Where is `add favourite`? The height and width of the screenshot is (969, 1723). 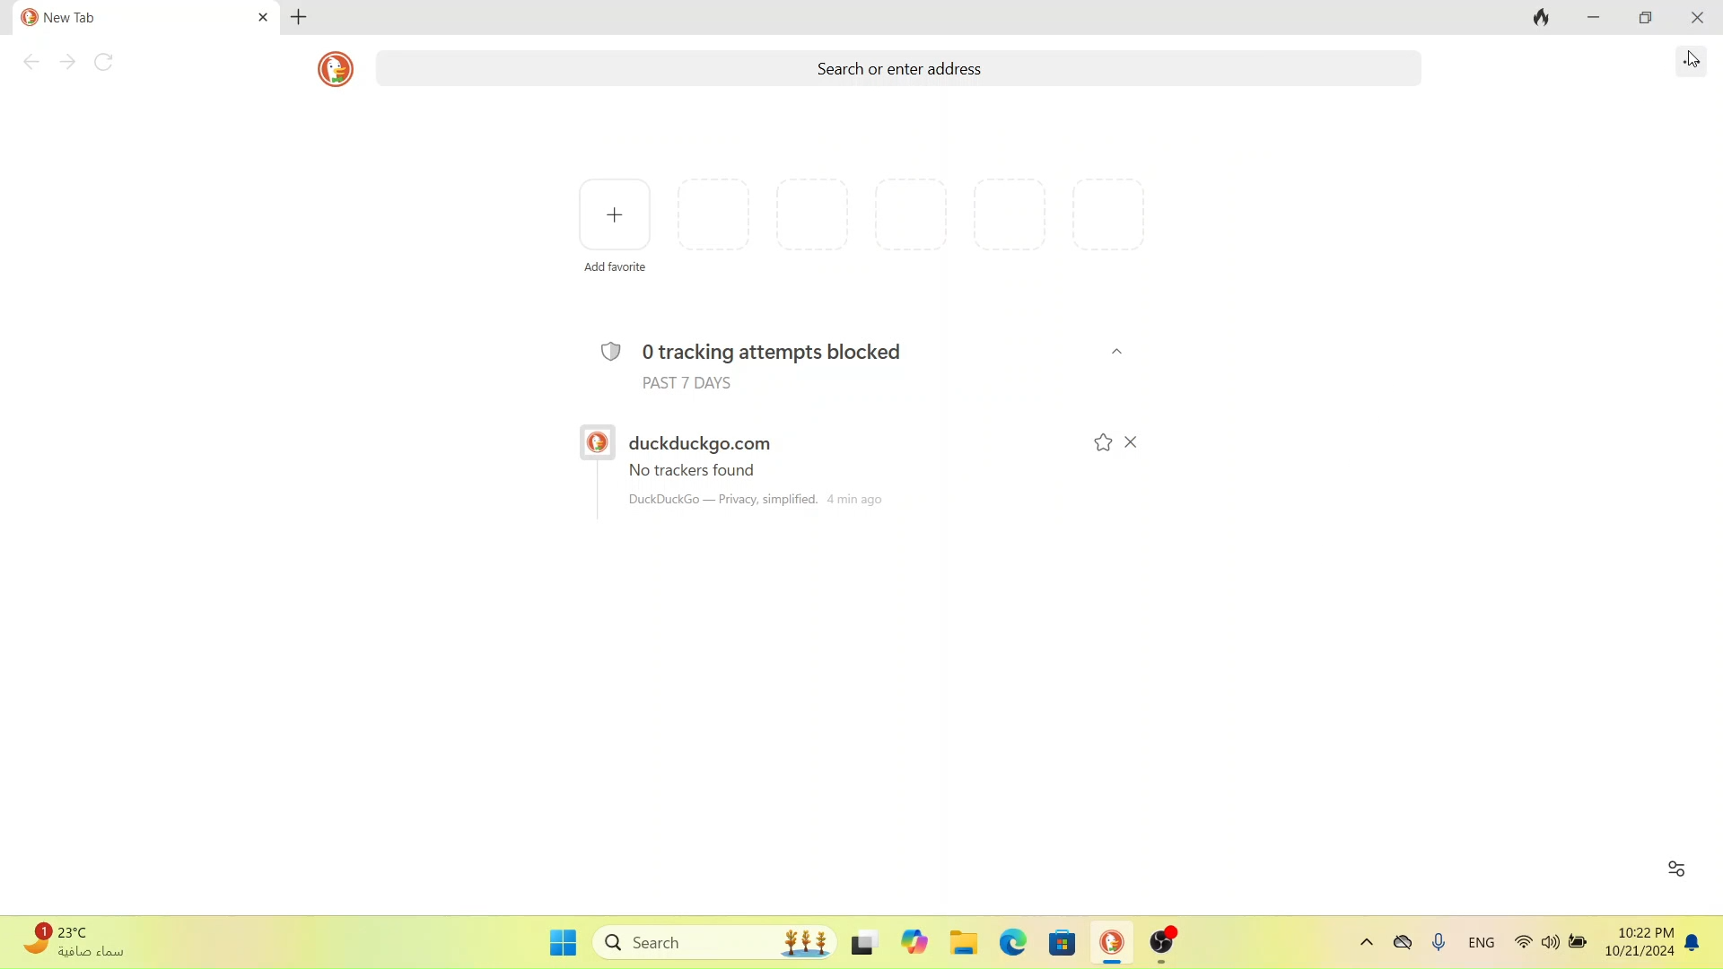
add favourite is located at coordinates (618, 229).